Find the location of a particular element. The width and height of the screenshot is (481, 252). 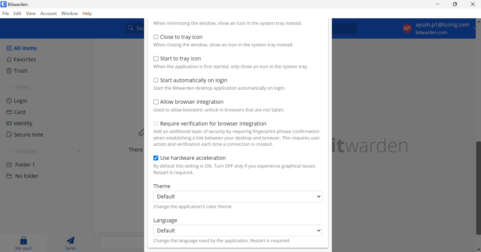

Close is located at coordinates (474, 4).